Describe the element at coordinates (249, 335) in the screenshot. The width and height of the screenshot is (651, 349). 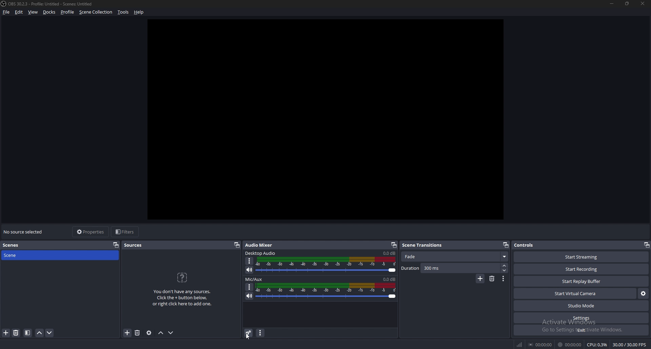
I see `cursor` at that location.